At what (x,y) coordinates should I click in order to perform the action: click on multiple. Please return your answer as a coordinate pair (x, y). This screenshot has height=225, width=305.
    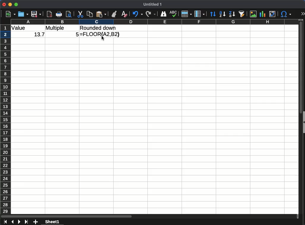
    Looking at the image, I should click on (56, 28).